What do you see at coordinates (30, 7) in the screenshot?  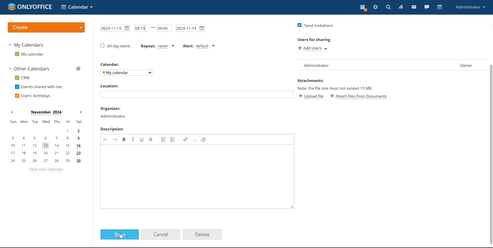 I see `logo` at bounding box center [30, 7].